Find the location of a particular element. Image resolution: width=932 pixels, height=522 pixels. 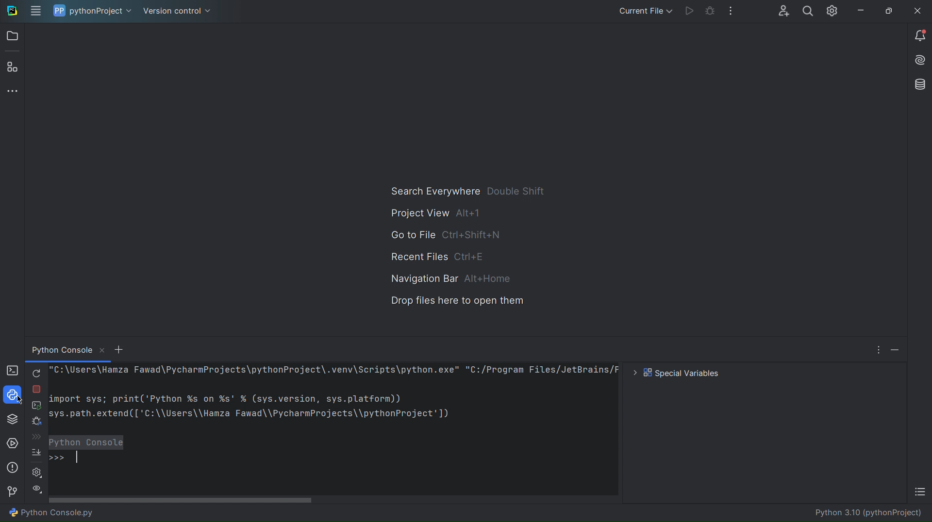

Special Variables is located at coordinates (674, 372).